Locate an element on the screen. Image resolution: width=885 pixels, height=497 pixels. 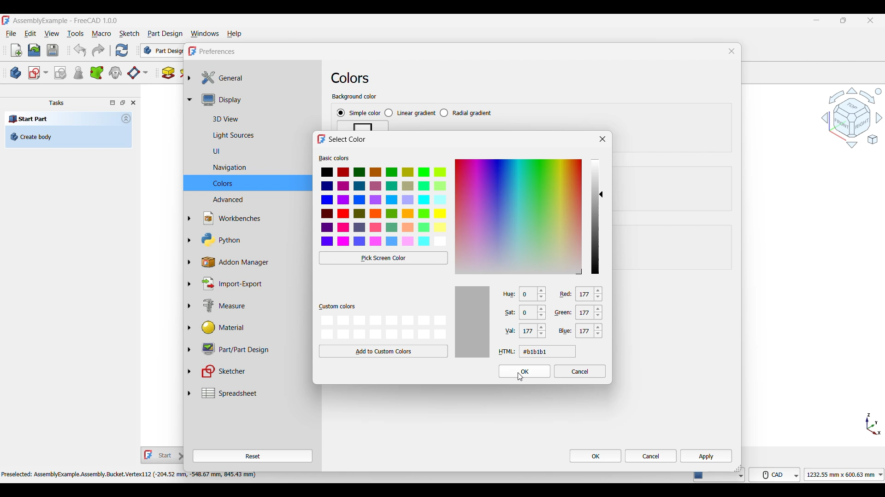
CAD is located at coordinates (776, 474).